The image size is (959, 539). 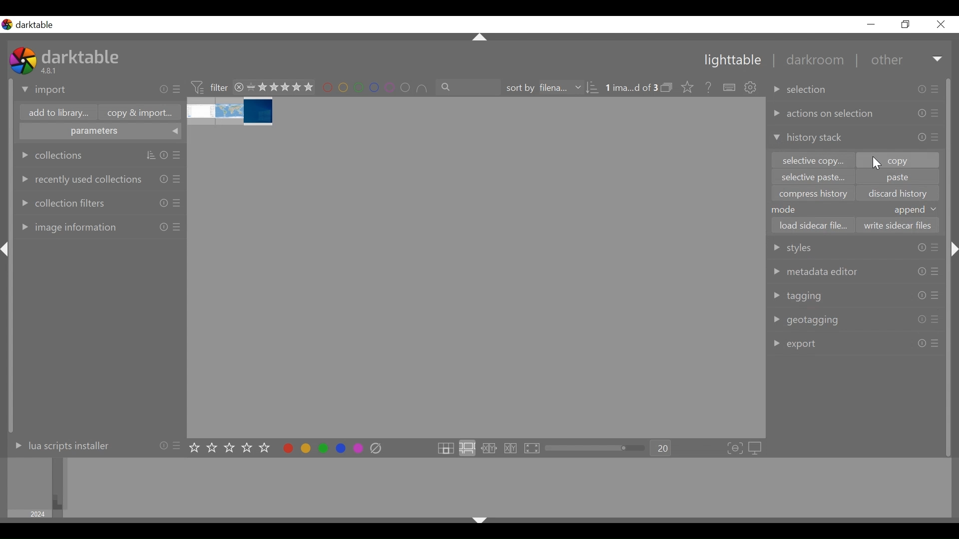 What do you see at coordinates (796, 344) in the screenshot?
I see `export` at bounding box center [796, 344].